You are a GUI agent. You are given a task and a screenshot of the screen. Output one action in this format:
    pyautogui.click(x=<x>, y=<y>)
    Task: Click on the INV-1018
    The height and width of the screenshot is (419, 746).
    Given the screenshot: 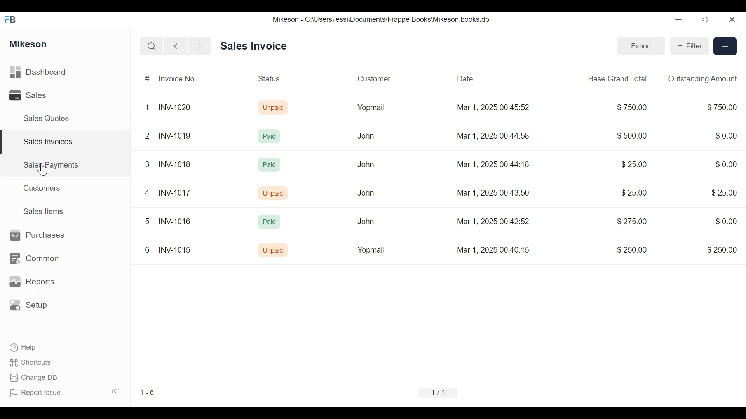 What is the action you would take?
    pyautogui.click(x=176, y=164)
    